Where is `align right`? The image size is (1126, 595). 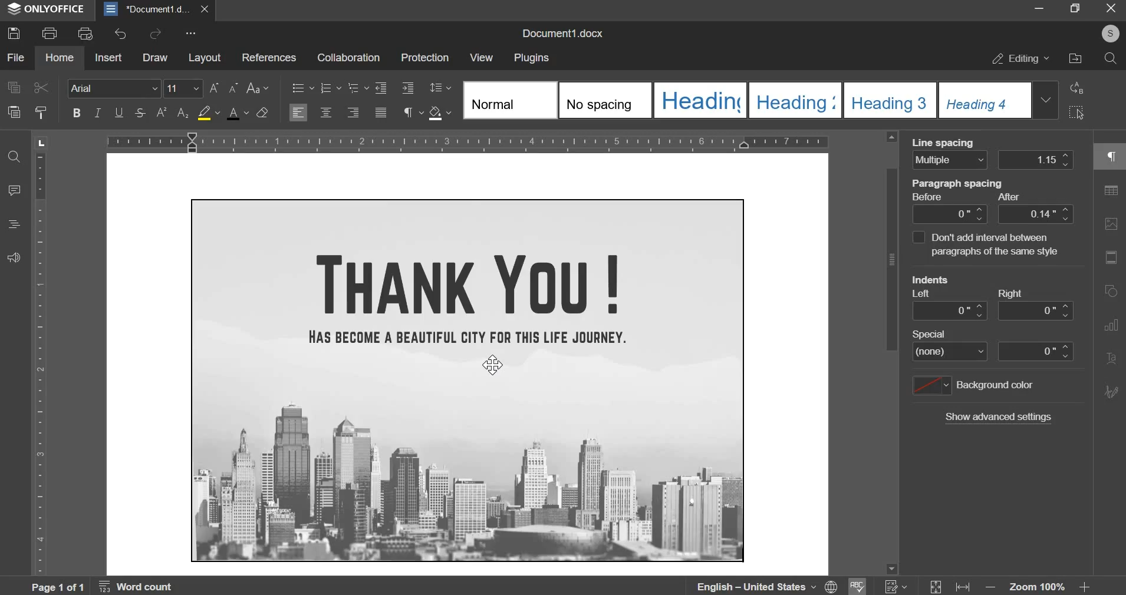
align right is located at coordinates (354, 111).